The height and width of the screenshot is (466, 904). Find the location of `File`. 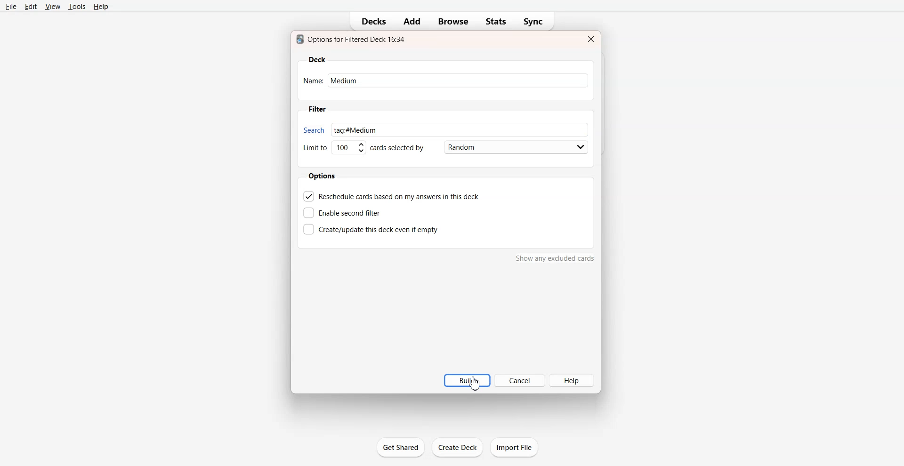

File is located at coordinates (11, 6).